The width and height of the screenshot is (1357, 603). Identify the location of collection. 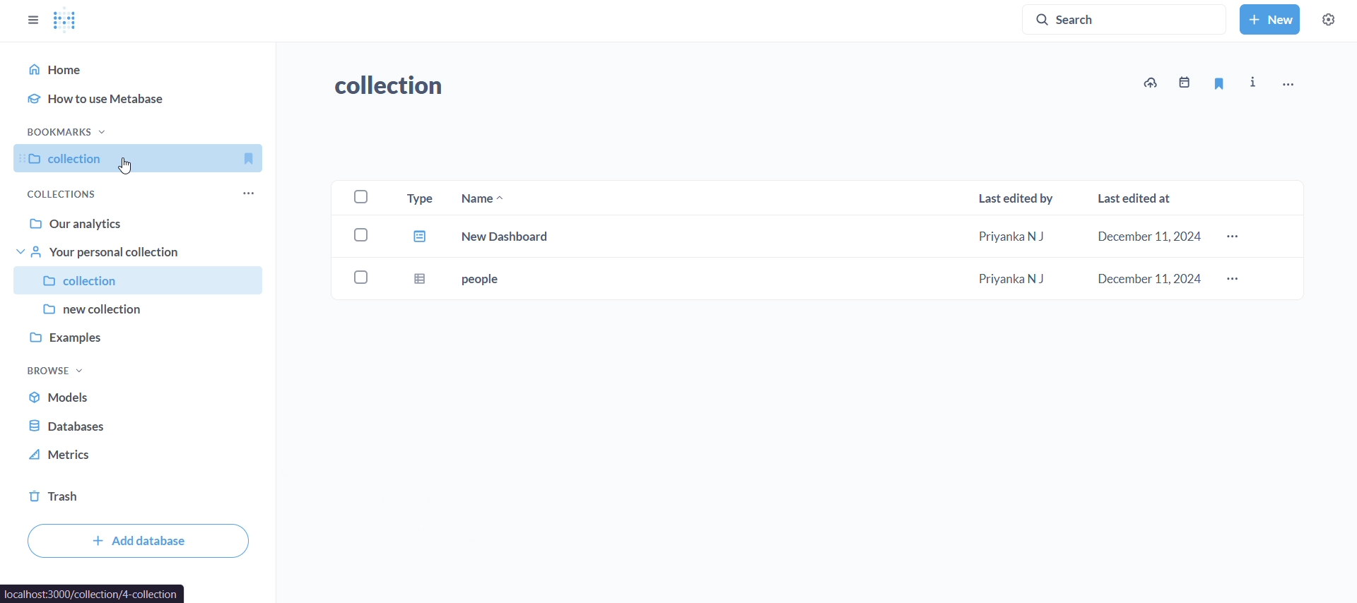
(395, 83).